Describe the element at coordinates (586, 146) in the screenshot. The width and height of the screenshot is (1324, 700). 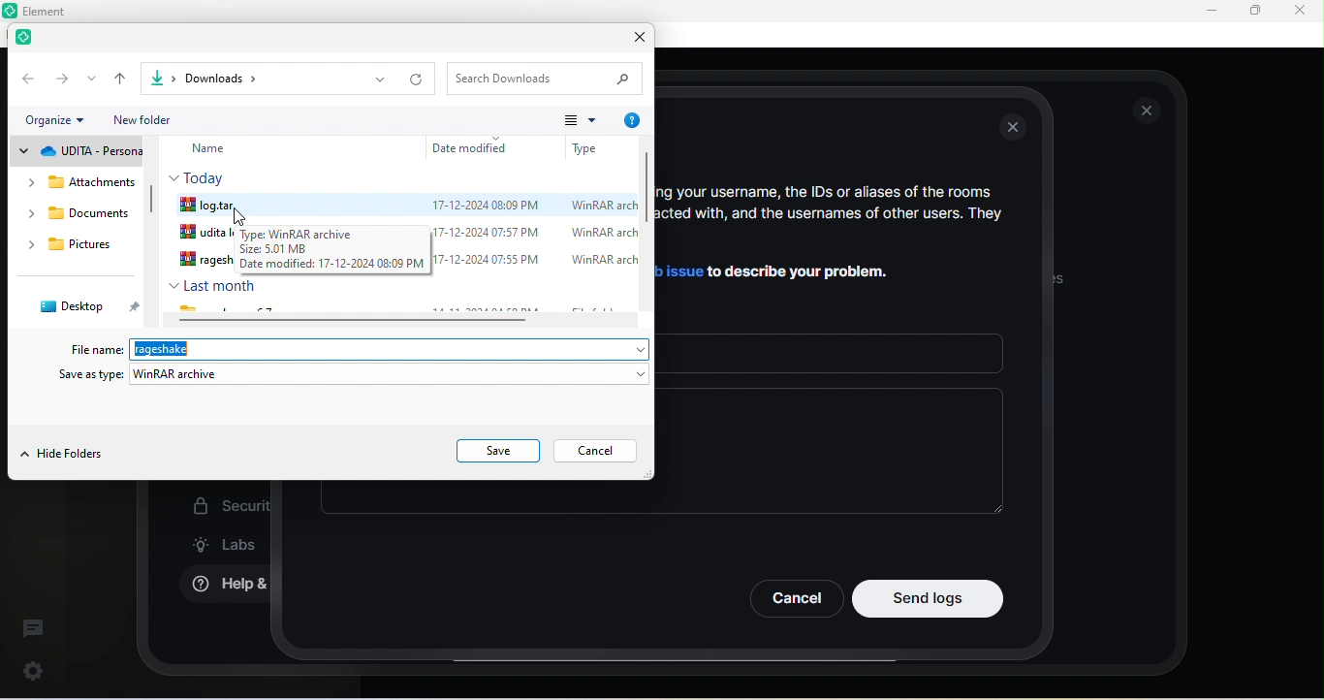
I see `file type ` at that location.